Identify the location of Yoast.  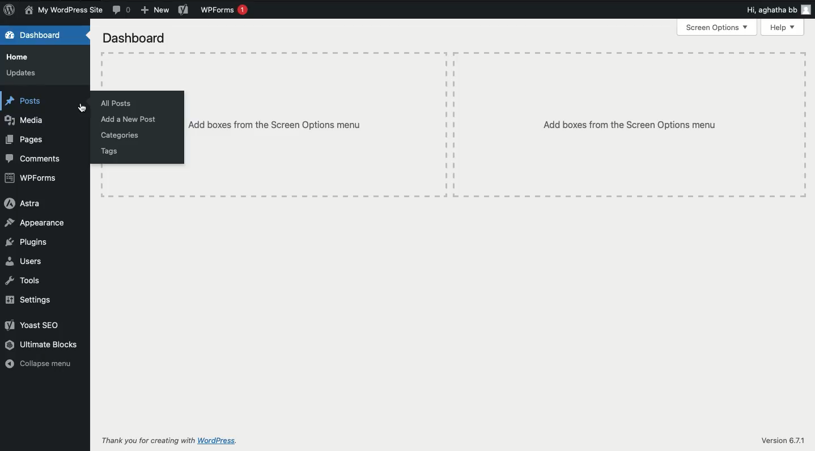
(183, 10).